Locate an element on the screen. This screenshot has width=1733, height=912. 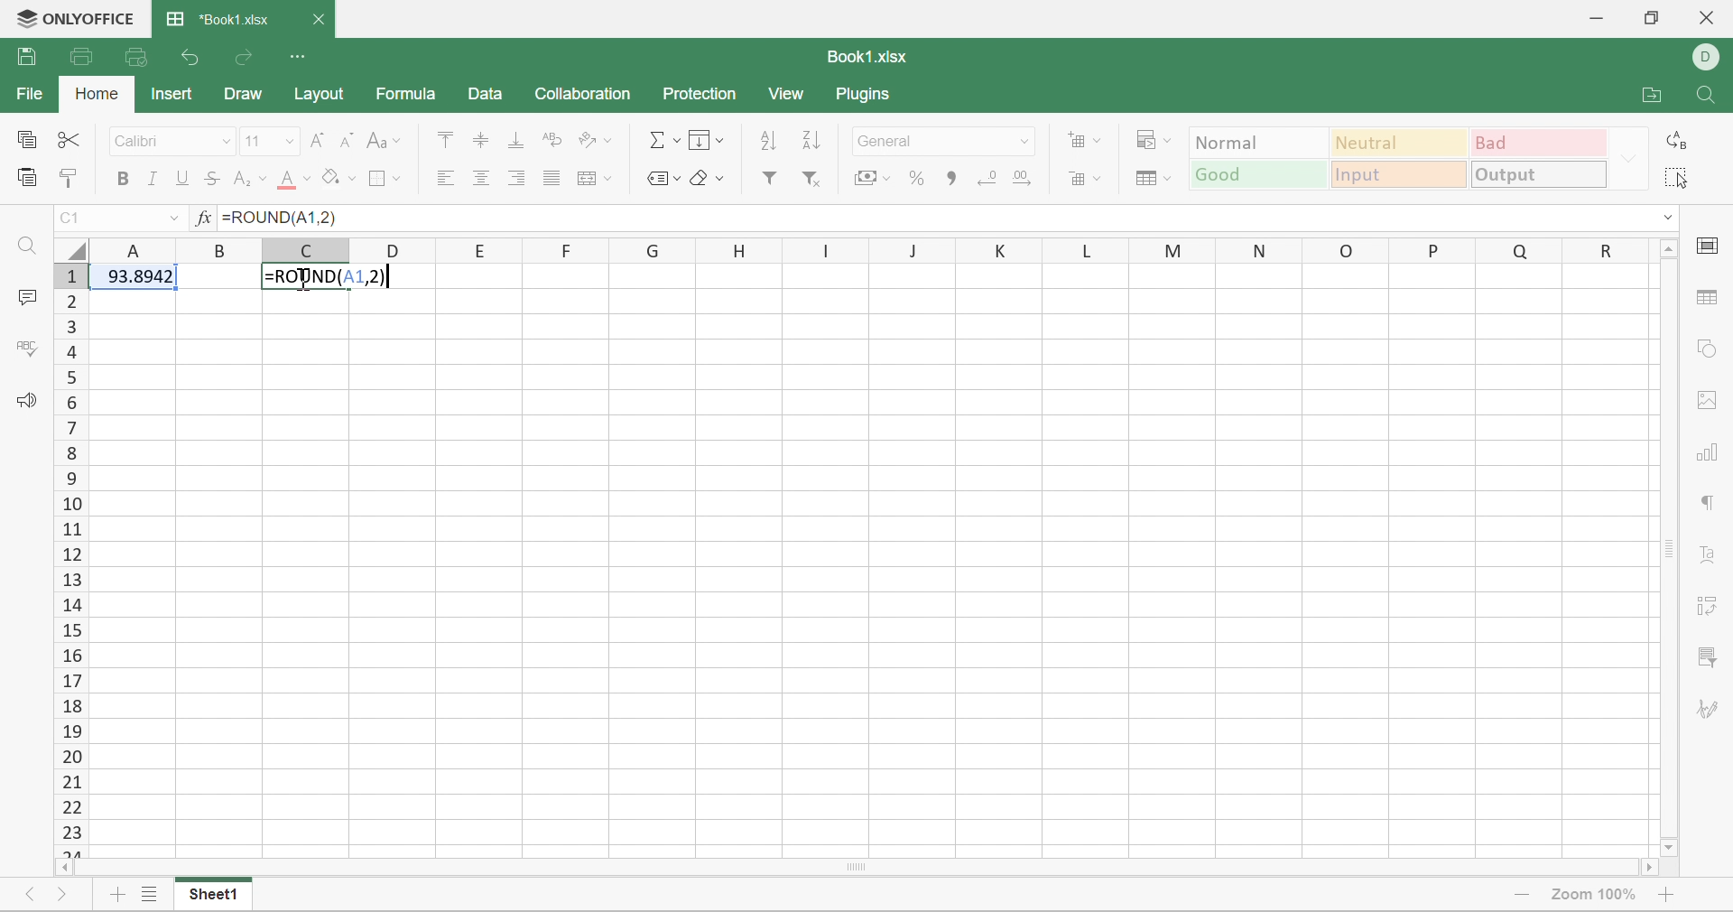
Increment font size is located at coordinates (320, 138).